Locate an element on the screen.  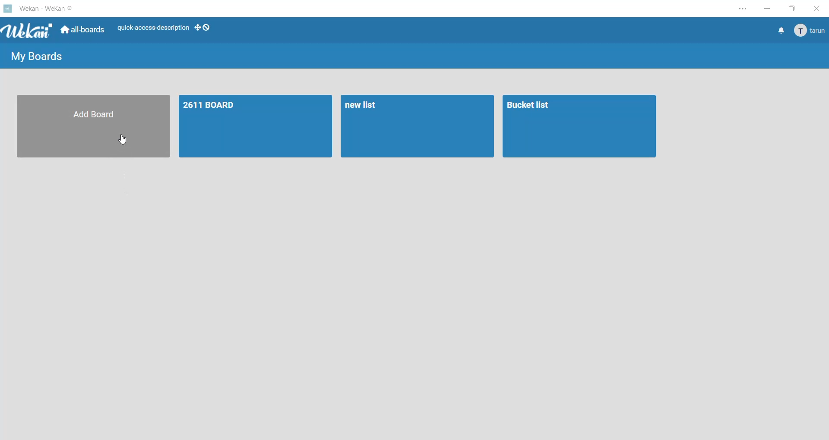
quick access description is located at coordinates (152, 29).